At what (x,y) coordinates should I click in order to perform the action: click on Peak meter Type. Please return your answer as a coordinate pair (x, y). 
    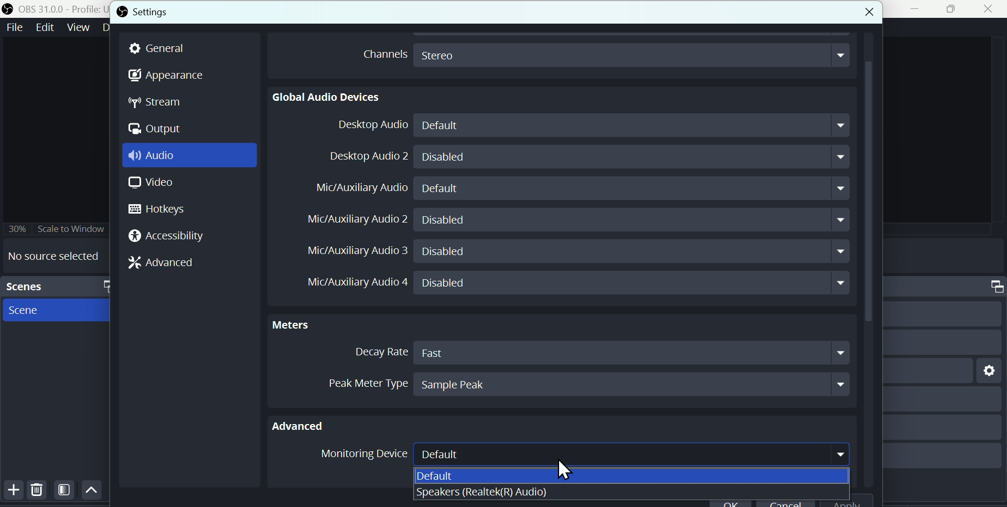
    Looking at the image, I should click on (356, 382).